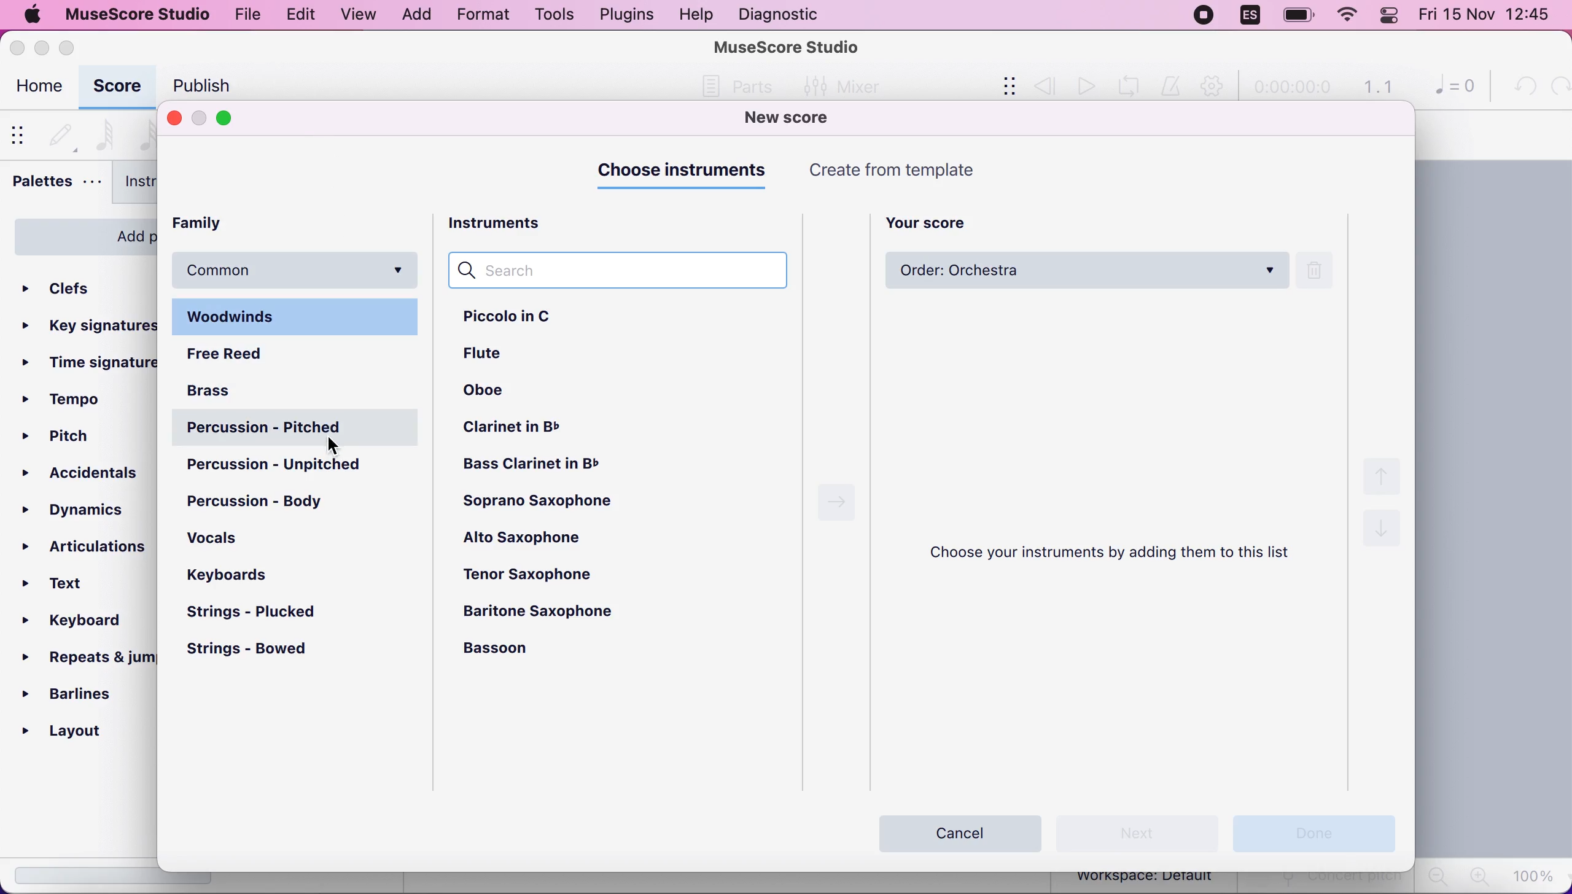 Image resolution: width=1572 pixels, height=894 pixels. What do you see at coordinates (478, 17) in the screenshot?
I see `format` at bounding box center [478, 17].